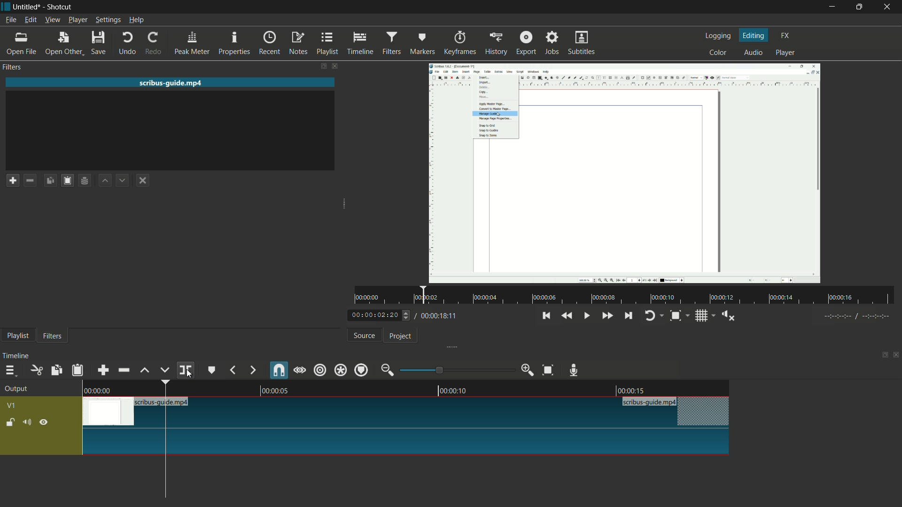  What do you see at coordinates (753, 53) in the screenshot?
I see `audio` at bounding box center [753, 53].